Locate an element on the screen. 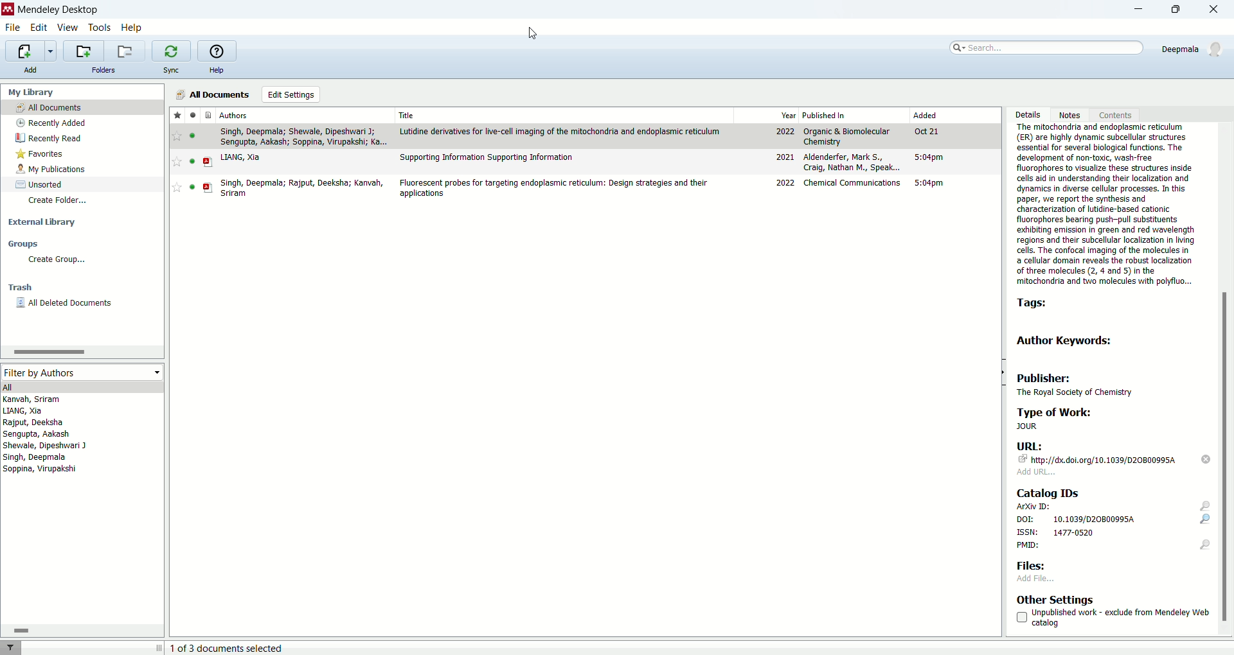 The image size is (1234, 655). close is located at coordinates (1218, 10).